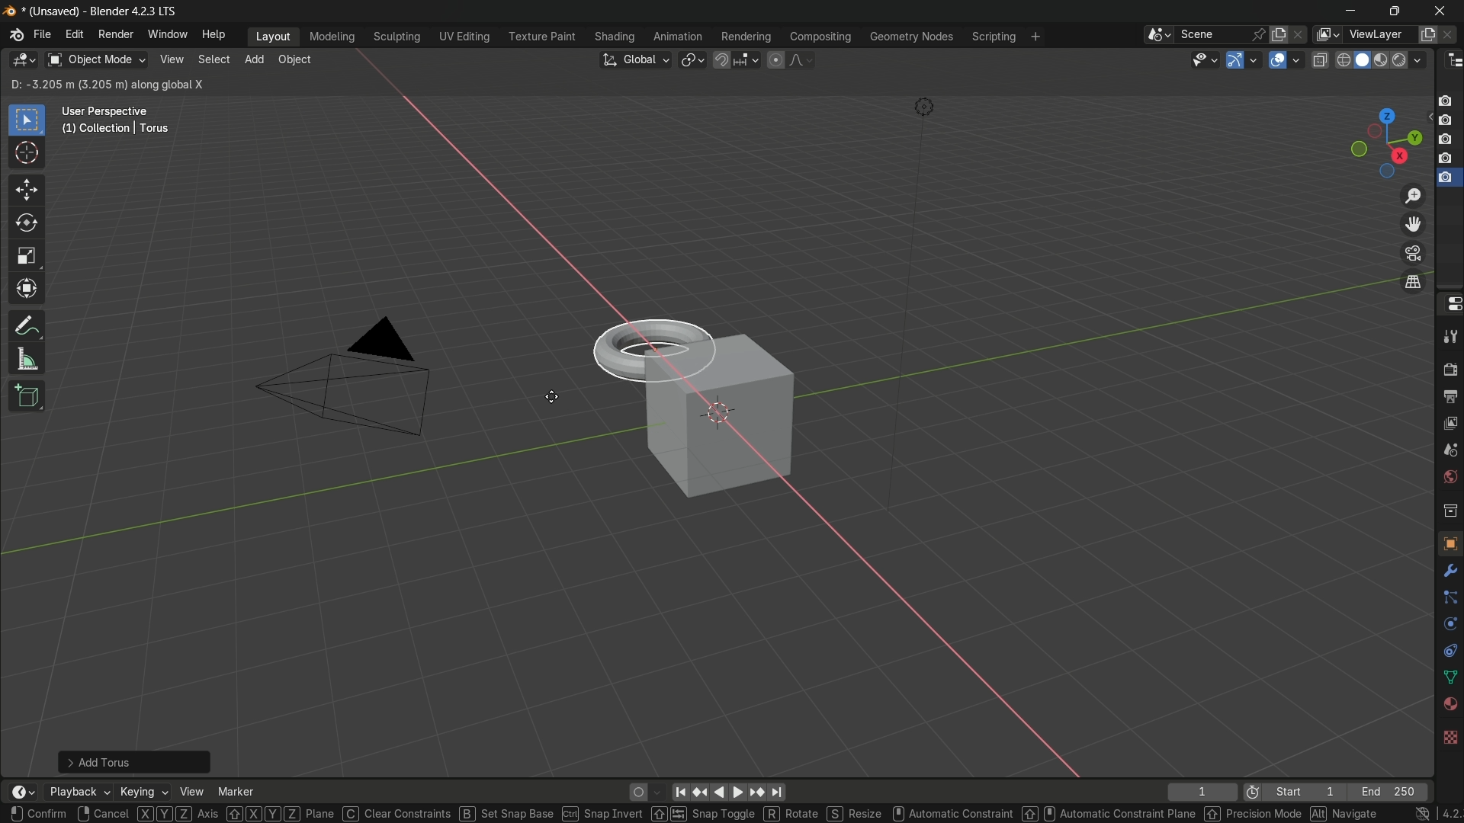 The height and width of the screenshot is (823, 1464). I want to click on window menu, so click(166, 34).